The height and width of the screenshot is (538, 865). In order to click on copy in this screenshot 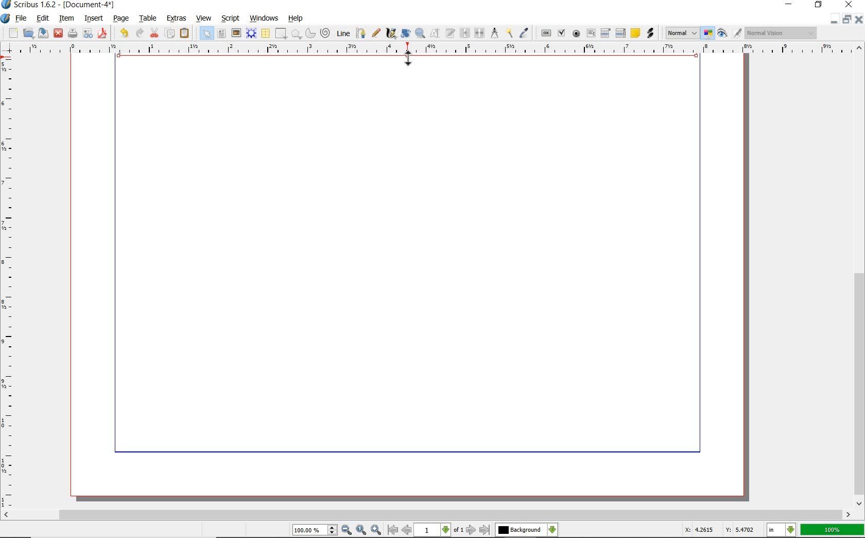, I will do `click(170, 33)`.